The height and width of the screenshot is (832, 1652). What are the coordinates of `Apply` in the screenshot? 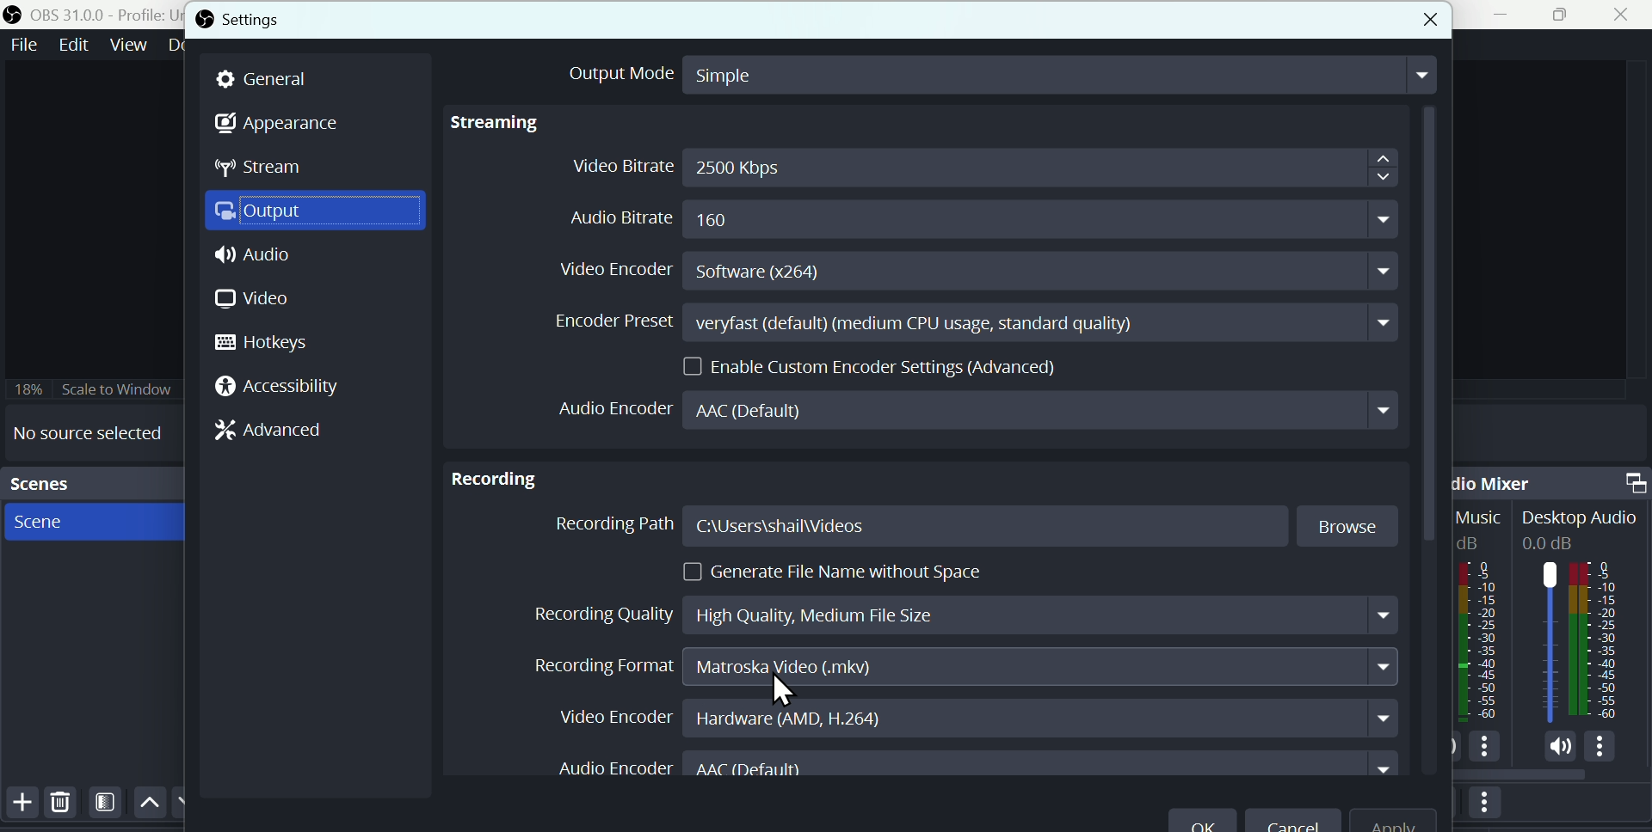 It's located at (1391, 816).